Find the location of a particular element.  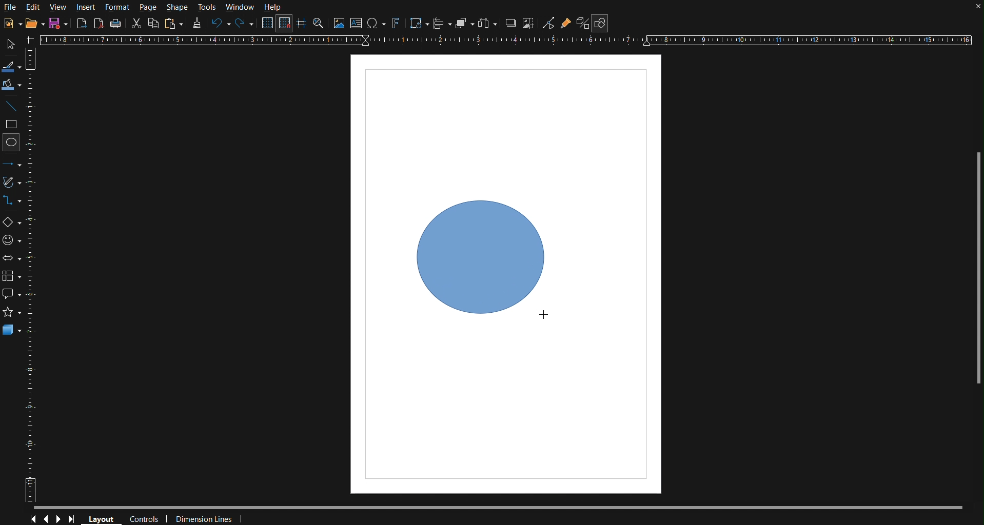

Line and Arrows is located at coordinates (12, 164).